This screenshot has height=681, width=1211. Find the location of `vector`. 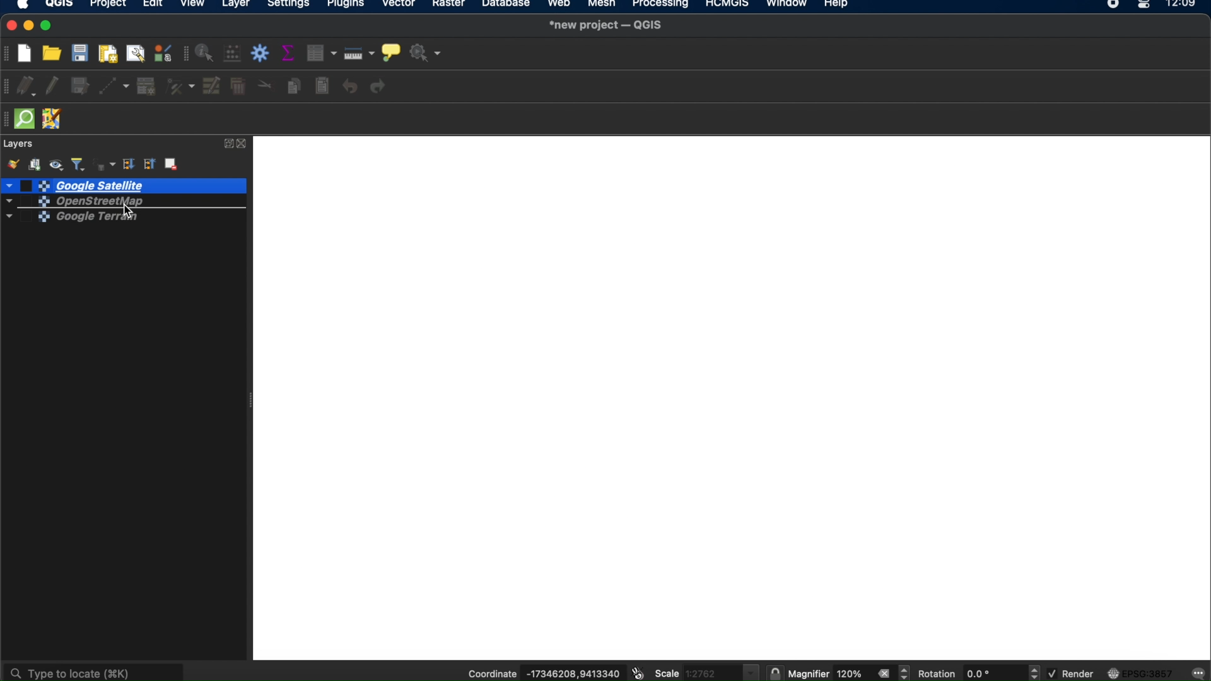

vector is located at coordinates (400, 6).